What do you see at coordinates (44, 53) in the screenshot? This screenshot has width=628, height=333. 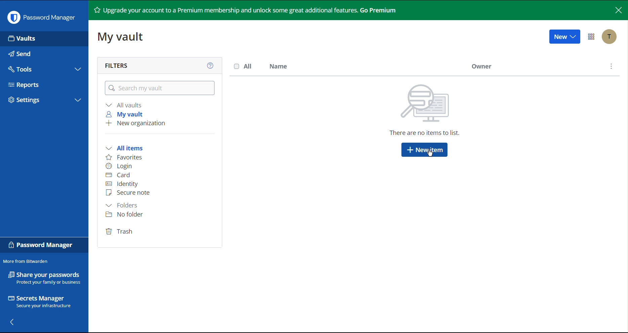 I see `Send` at bounding box center [44, 53].